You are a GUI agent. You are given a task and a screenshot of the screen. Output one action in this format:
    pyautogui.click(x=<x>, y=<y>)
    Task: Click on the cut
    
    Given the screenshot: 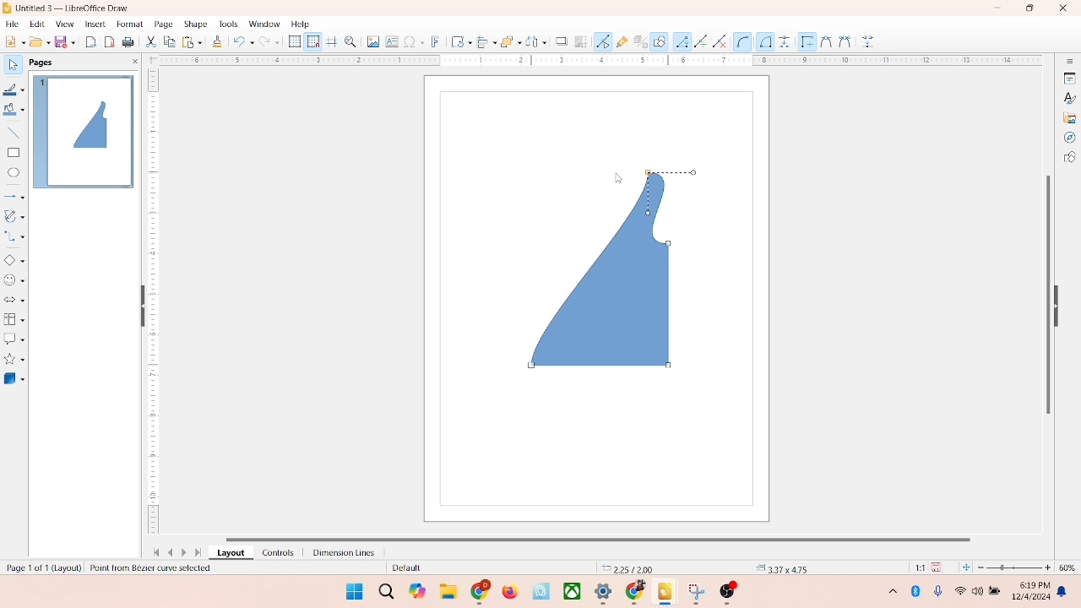 What is the action you would take?
    pyautogui.click(x=151, y=43)
    